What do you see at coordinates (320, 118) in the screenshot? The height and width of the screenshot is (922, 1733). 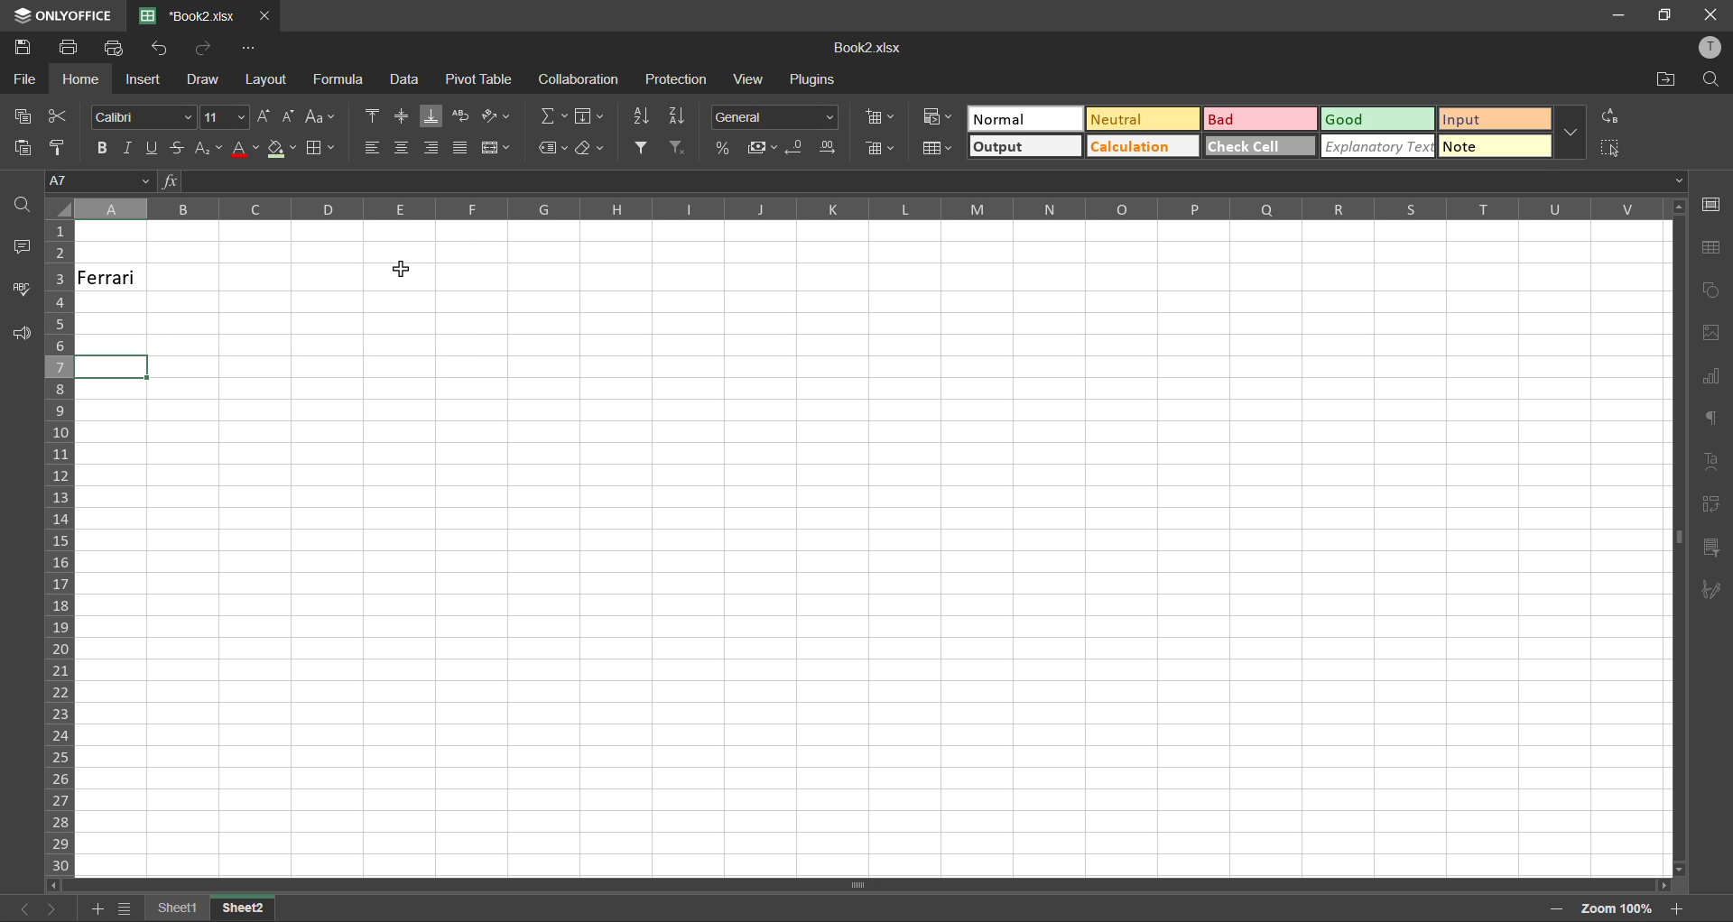 I see `change case` at bounding box center [320, 118].